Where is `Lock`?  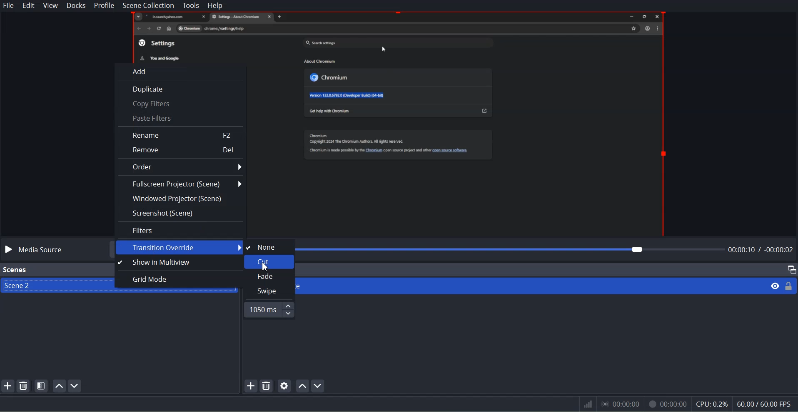
Lock is located at coordinates (789, 285).